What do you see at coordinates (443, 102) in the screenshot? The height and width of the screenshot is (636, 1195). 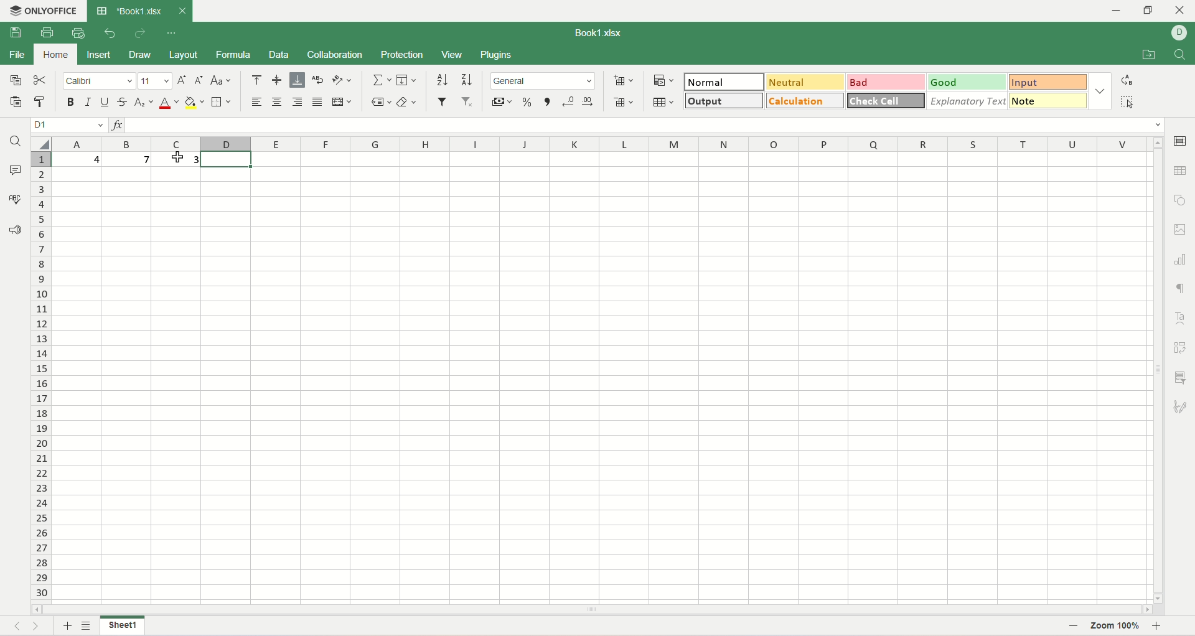 I see `filter` at bounding box center [443, 102].